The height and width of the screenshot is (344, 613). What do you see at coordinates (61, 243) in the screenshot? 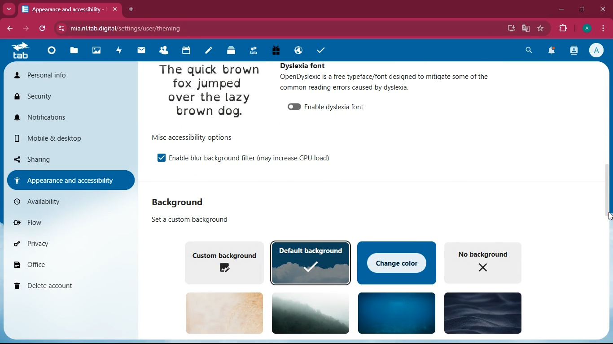
I see `privacy` at bounding box center [61, 243].